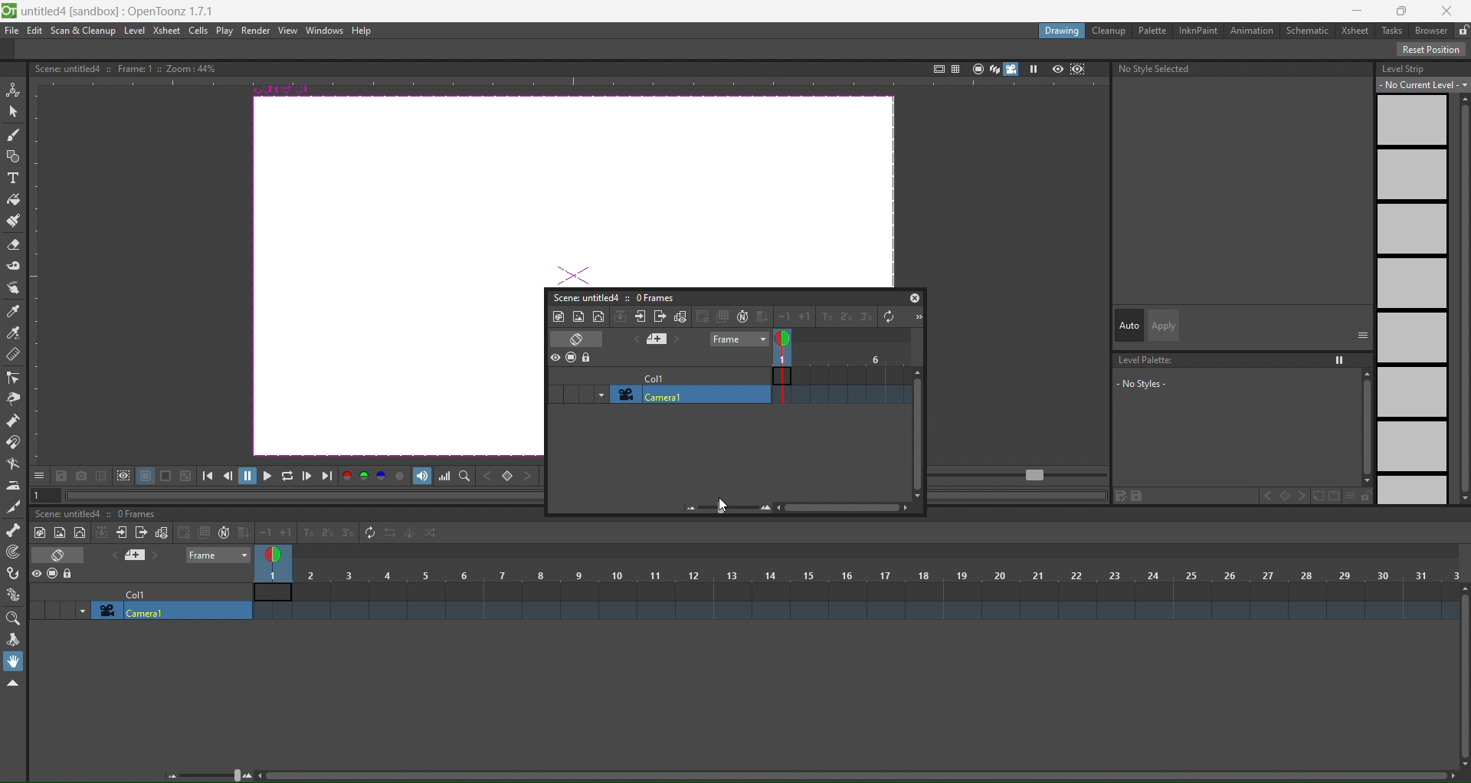 This screenshot has height=783, width=1471. I want to click on icon, so click(54, 575).